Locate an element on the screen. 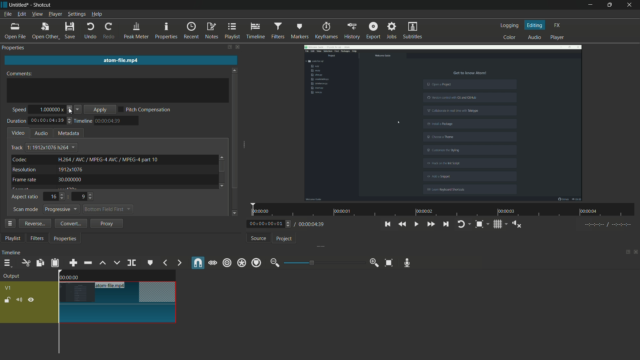  16 is located at coordinates (56, 196).